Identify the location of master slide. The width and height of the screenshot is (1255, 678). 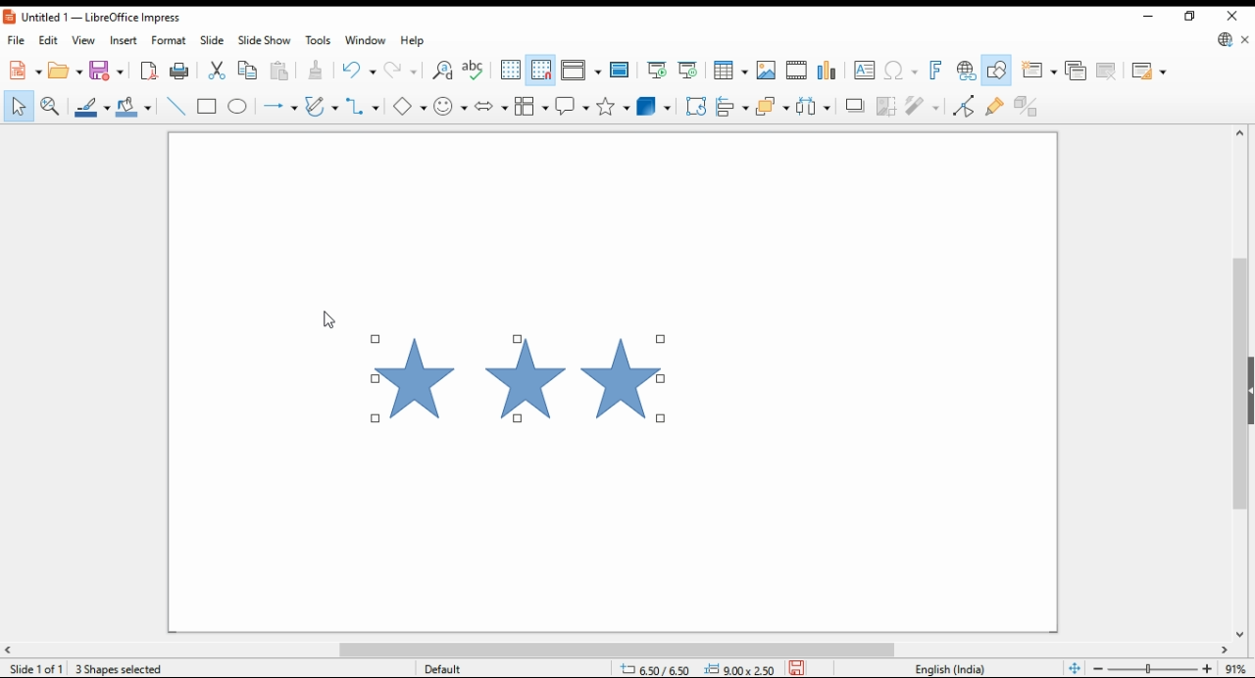
(621, 70).